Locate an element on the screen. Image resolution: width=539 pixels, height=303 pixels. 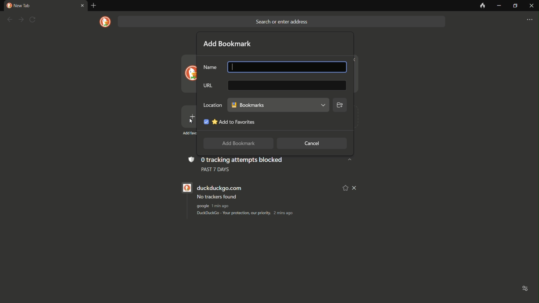
add to bookmark button is located at coordinates (237, 144).